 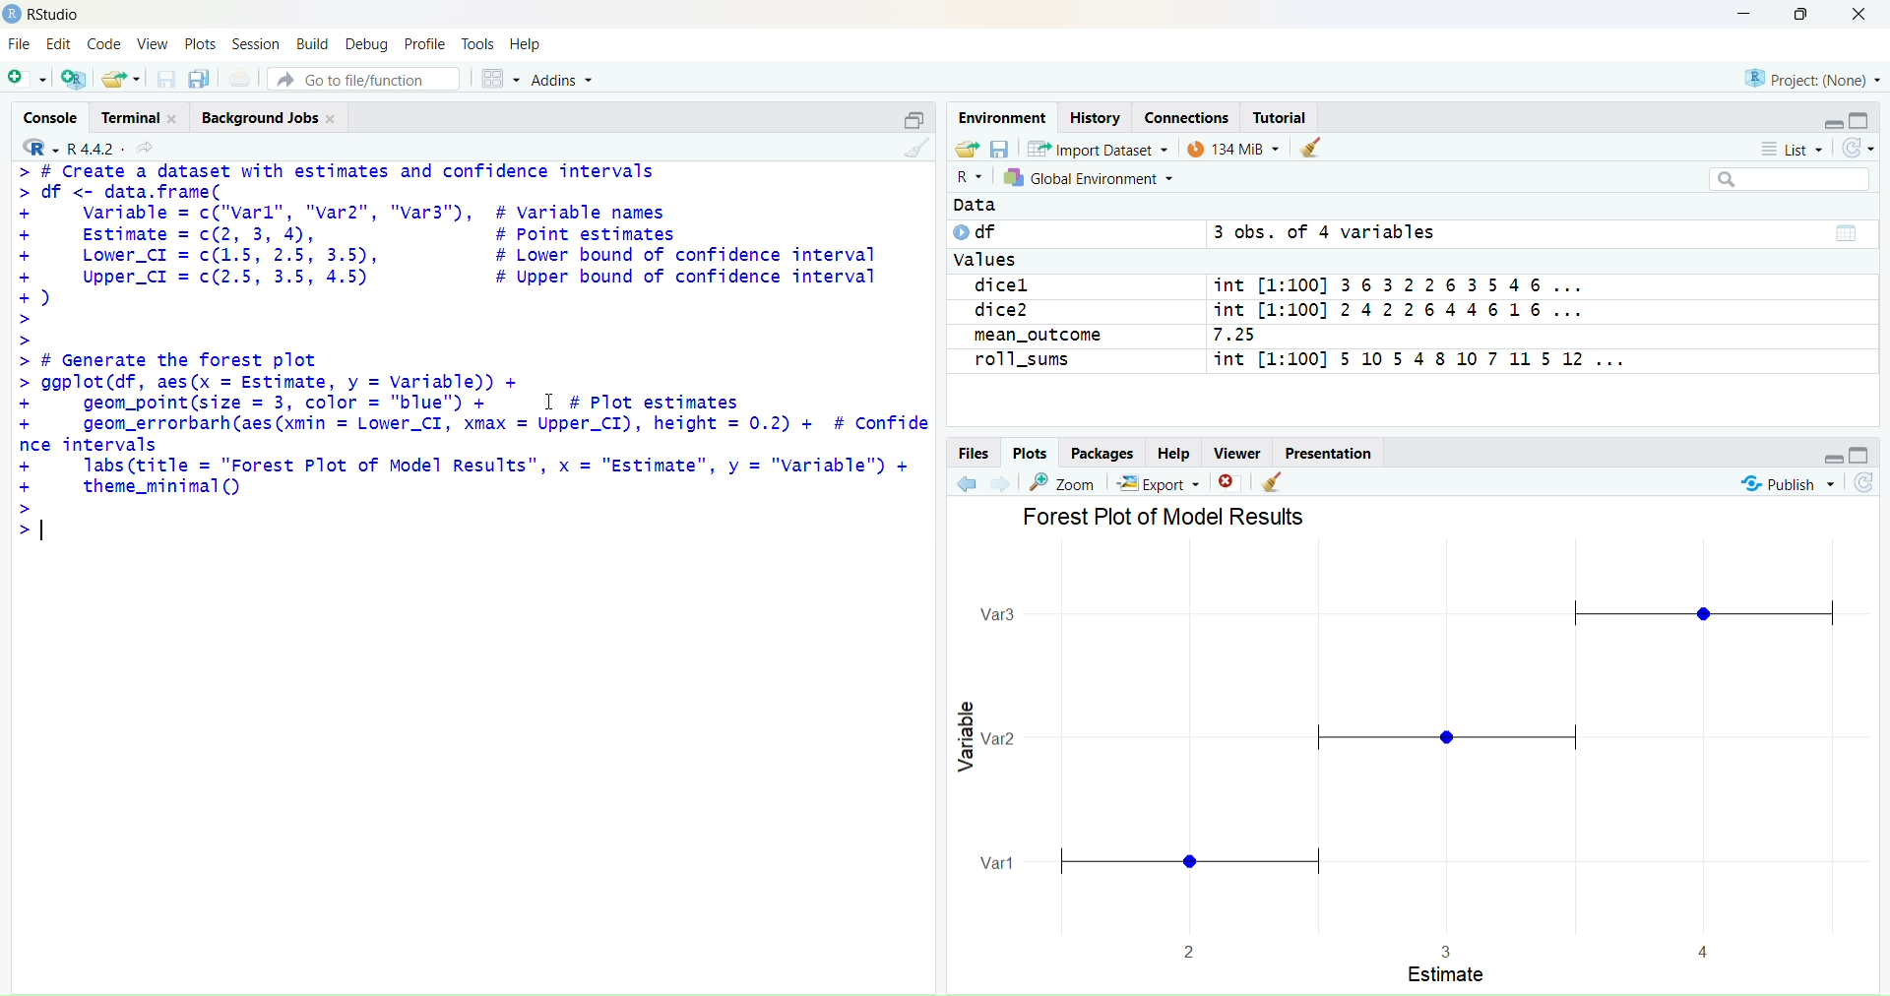 What do you see at coordinates (459, 255) in the screenshot?
I see `# Create a dataset with estimates and confidence intervals
df <- data.frame(
variable = c("varl", "var2", "var3"), # variable names
Estimate = c(2, 3, 4), # Point estimates
Lower_CI = c(1.5, 2.5, 3.5), # Lower bound of confidence interval
Upper_CI = c(2.5, 3.5, 4.5) # Upper bound of confidence interval
)` at bounding box center [459, 255].